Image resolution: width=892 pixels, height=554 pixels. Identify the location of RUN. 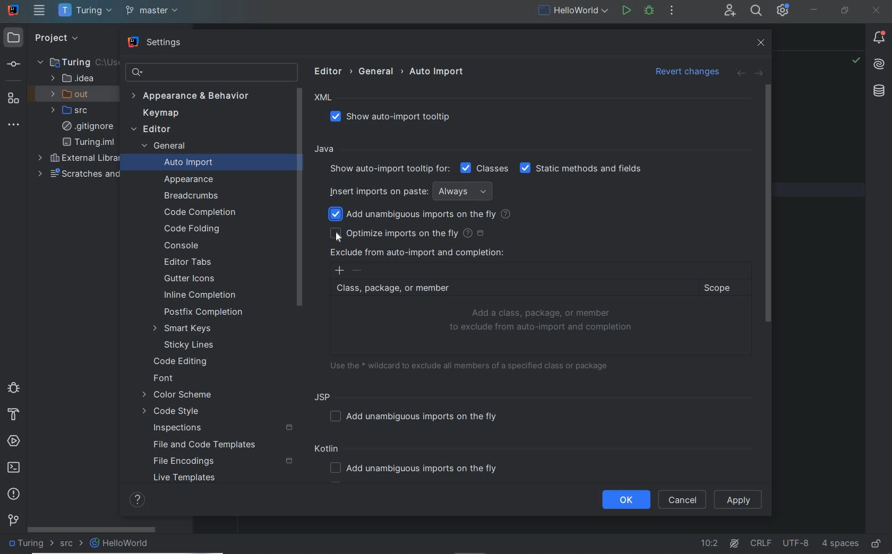
(625, 10).